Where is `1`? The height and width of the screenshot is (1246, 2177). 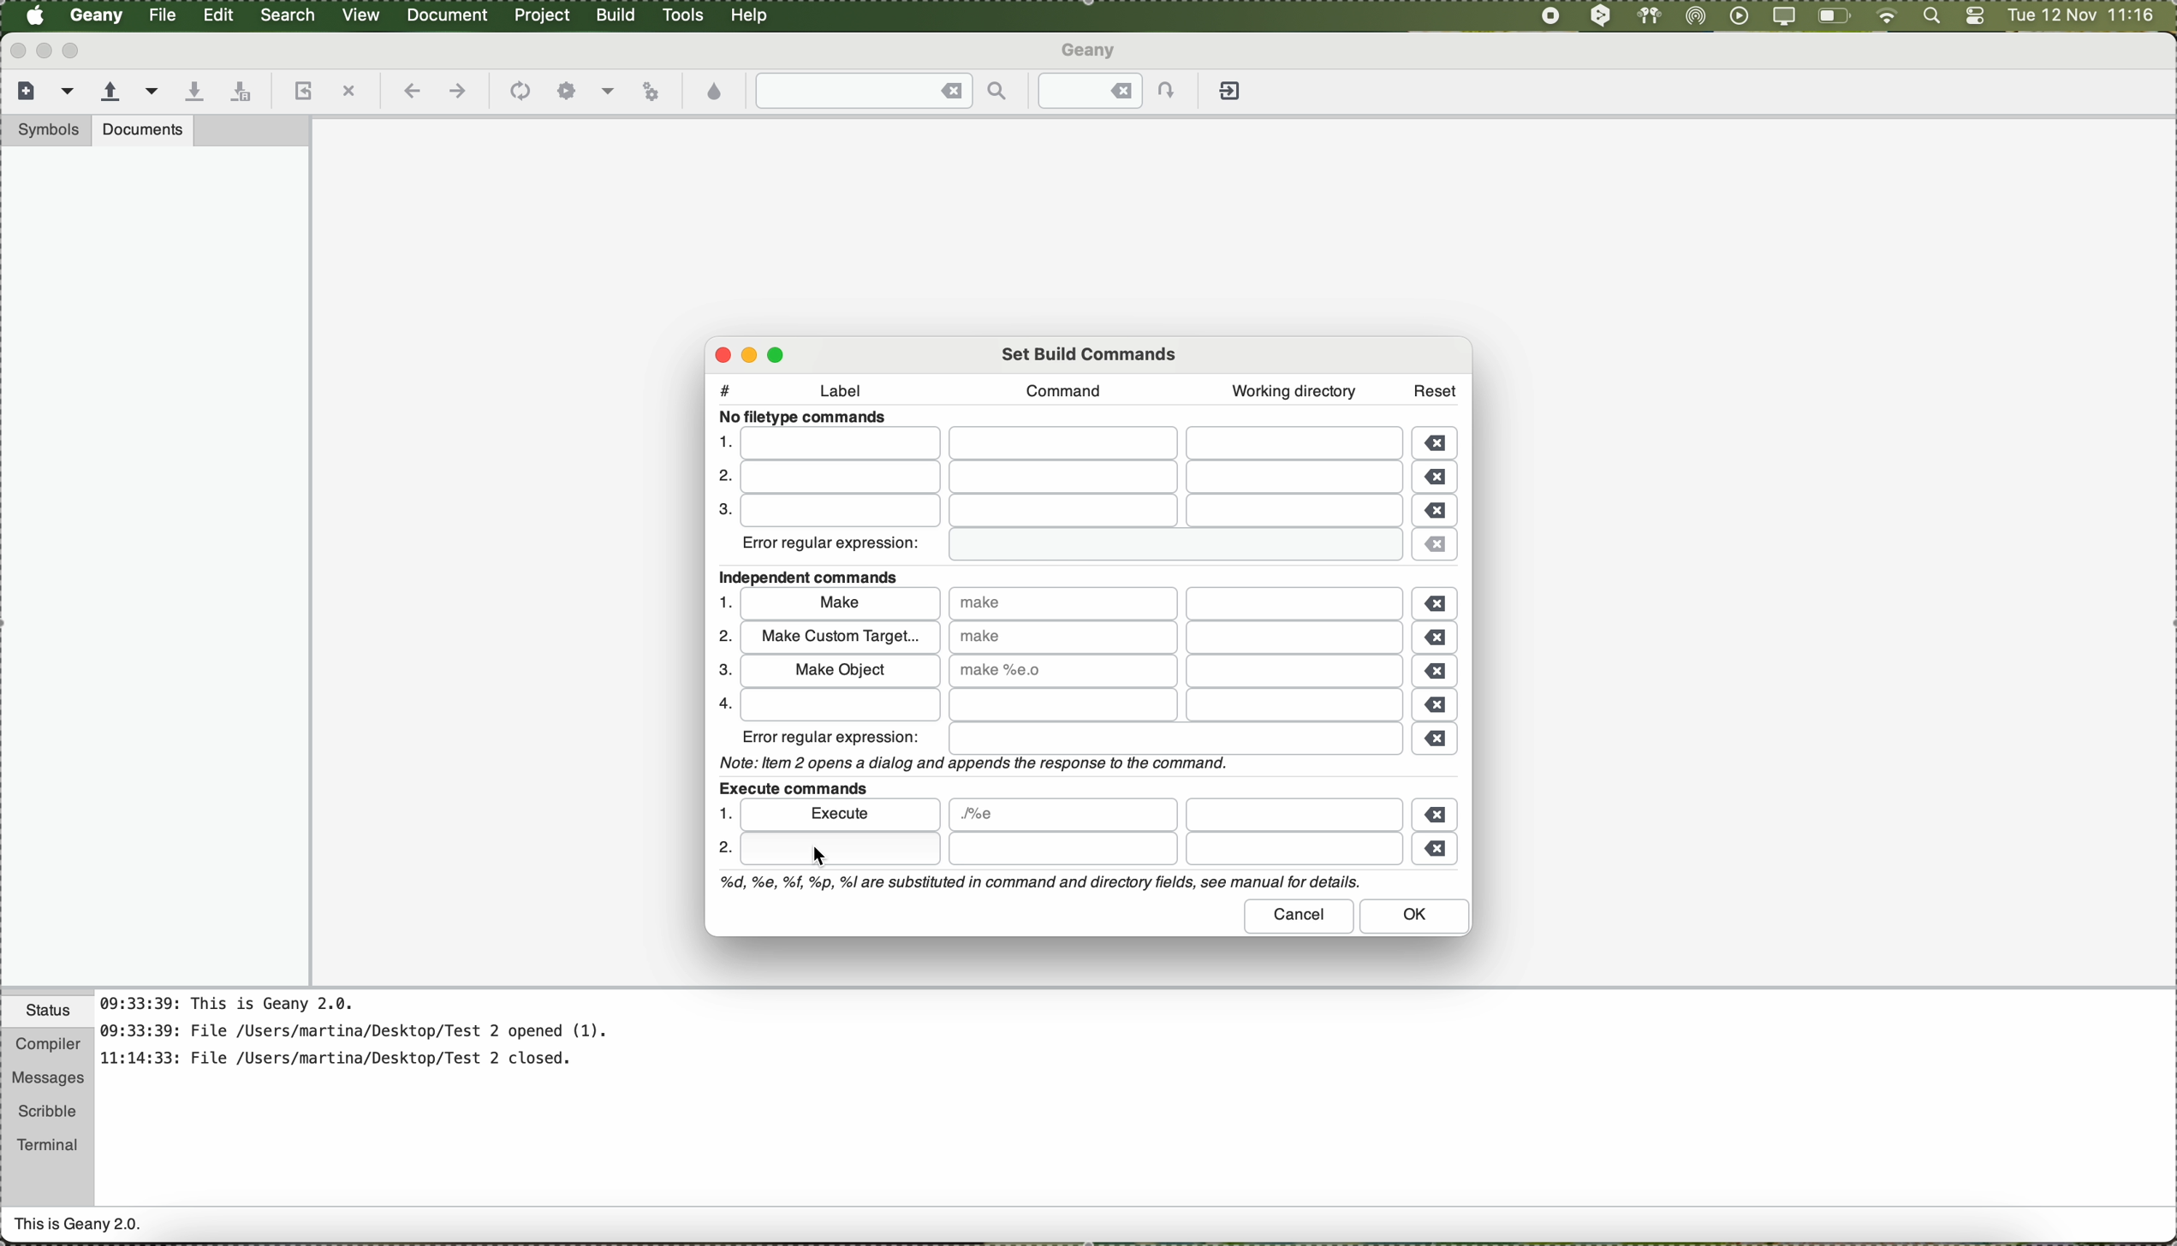 1 is located at coordinates (723, 813).